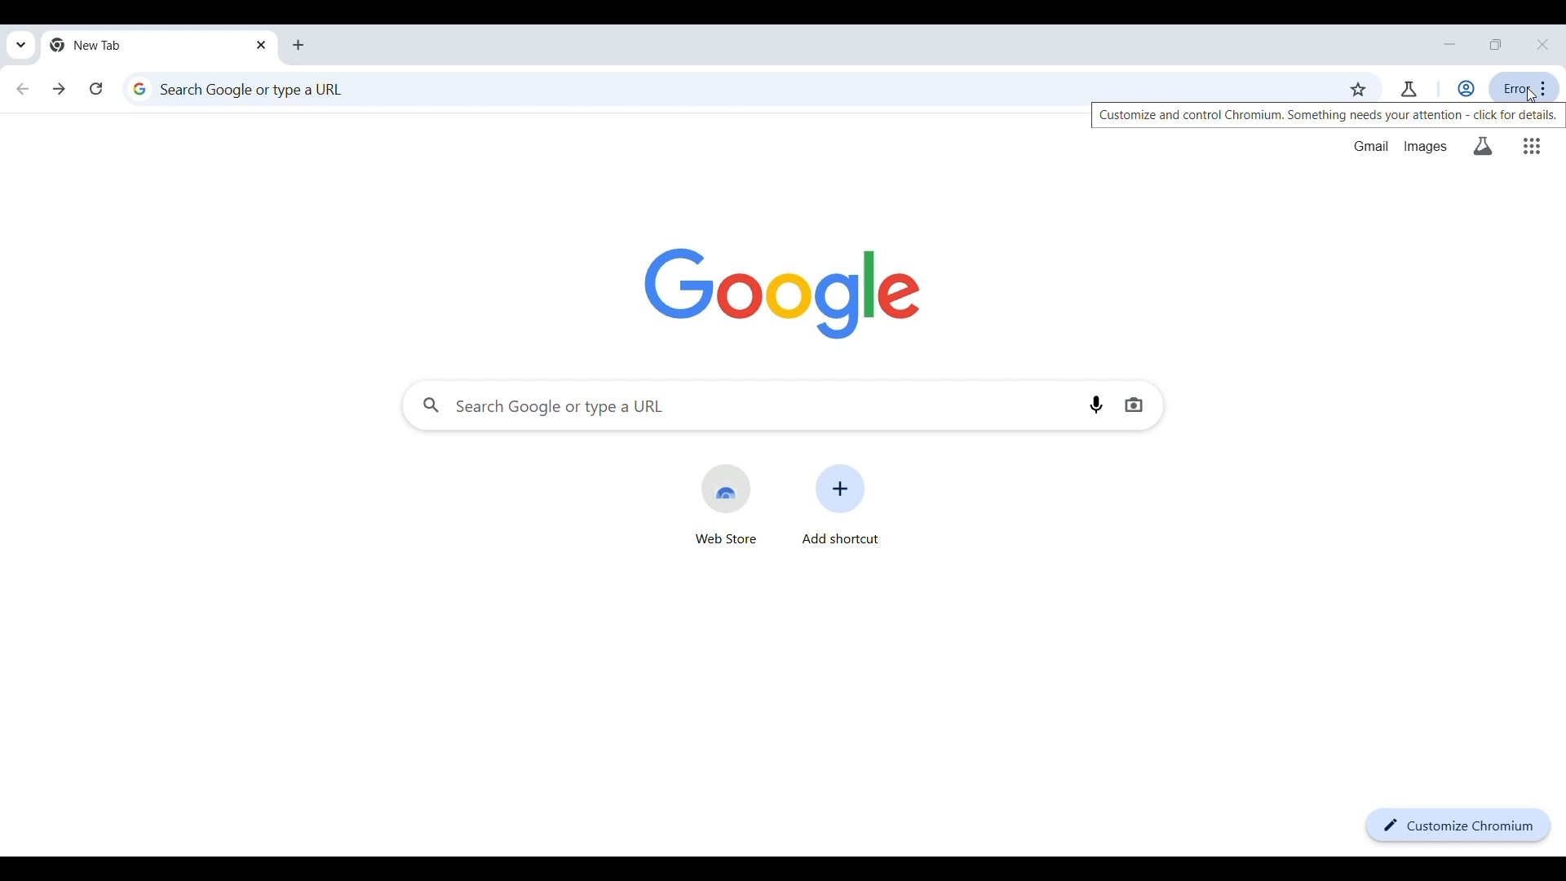 The width and height of the screenshot is (1566, 881). I want to click on customize and control chromium. Something needs your attention - click for details., so click(1329, 116).